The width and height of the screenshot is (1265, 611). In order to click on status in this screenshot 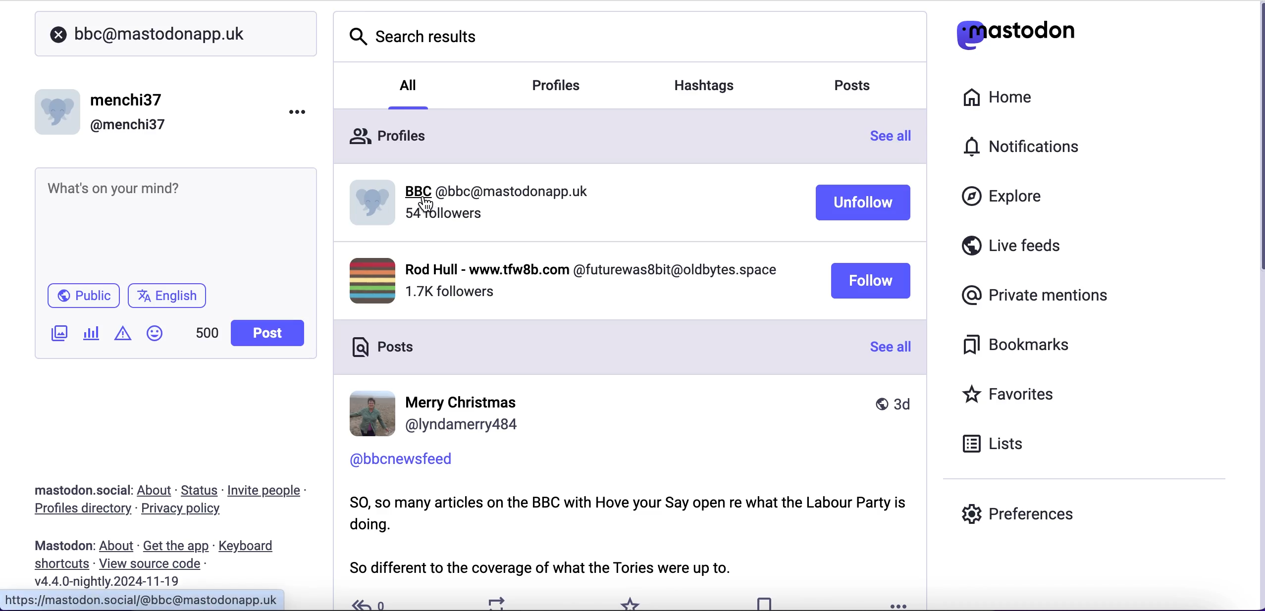, I will do `click(201, 490)`.